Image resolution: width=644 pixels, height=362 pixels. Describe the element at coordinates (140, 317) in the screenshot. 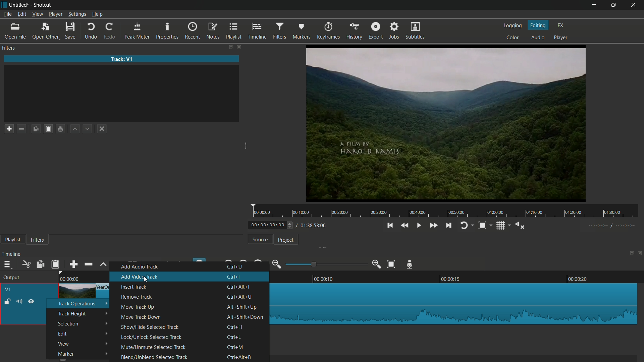

I see `move track down` at that location.